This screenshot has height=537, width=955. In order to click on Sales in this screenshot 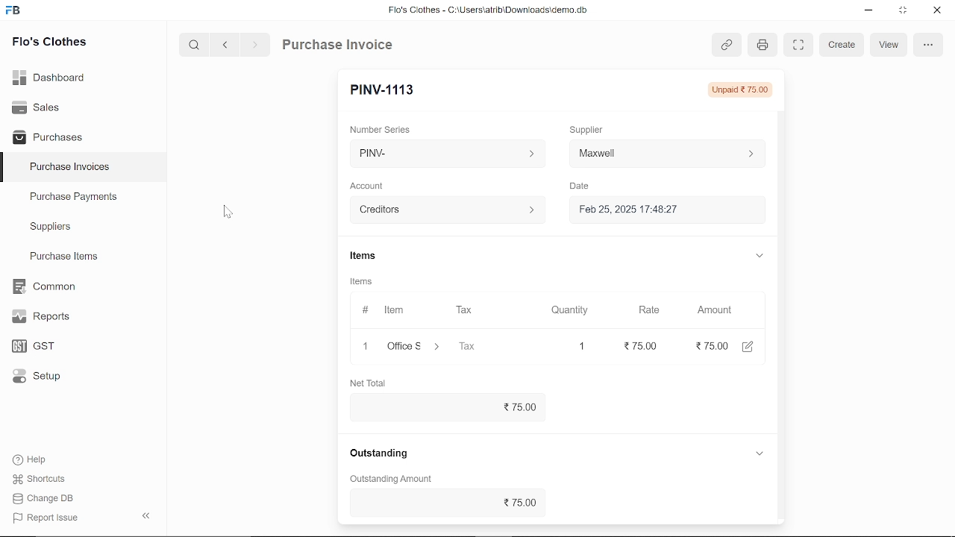, I will do `click(36, 106)`.